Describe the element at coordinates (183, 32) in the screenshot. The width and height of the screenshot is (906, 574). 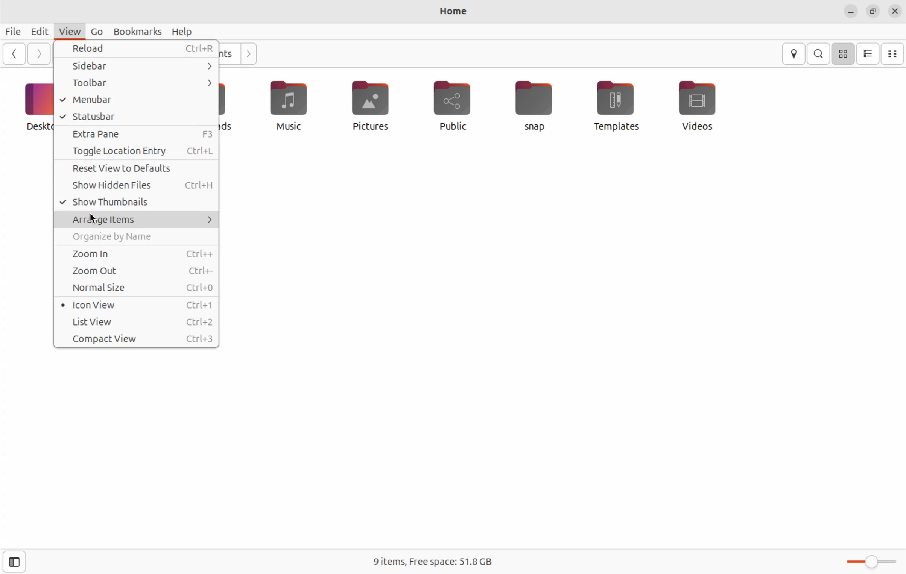
I see `help` at that location.